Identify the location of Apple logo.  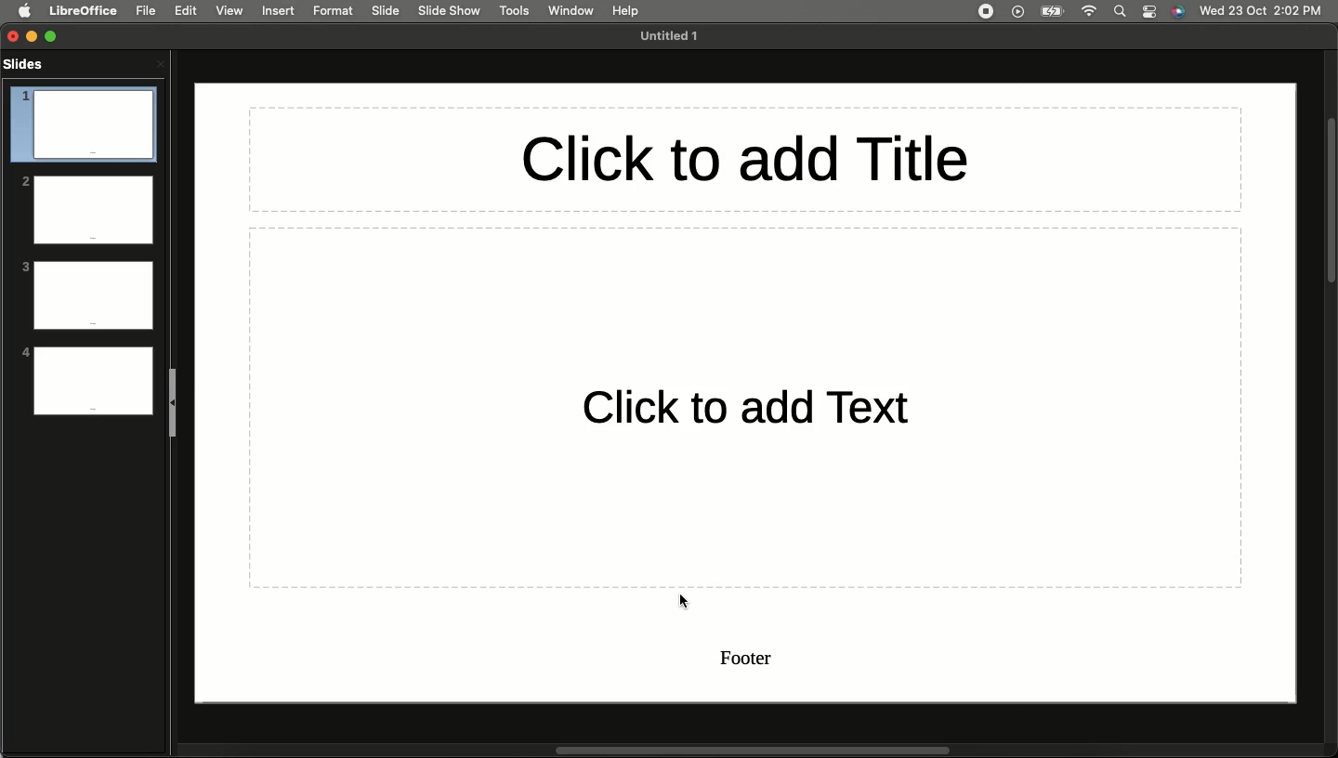
(25, 11).